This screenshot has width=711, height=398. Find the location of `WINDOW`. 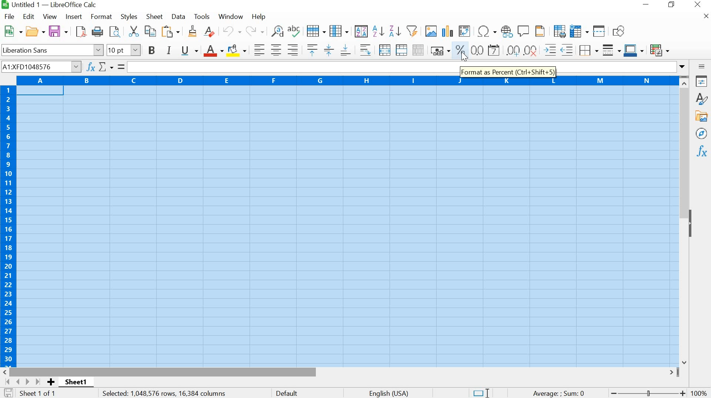

WINDOW is located at coordinates (230, 18).